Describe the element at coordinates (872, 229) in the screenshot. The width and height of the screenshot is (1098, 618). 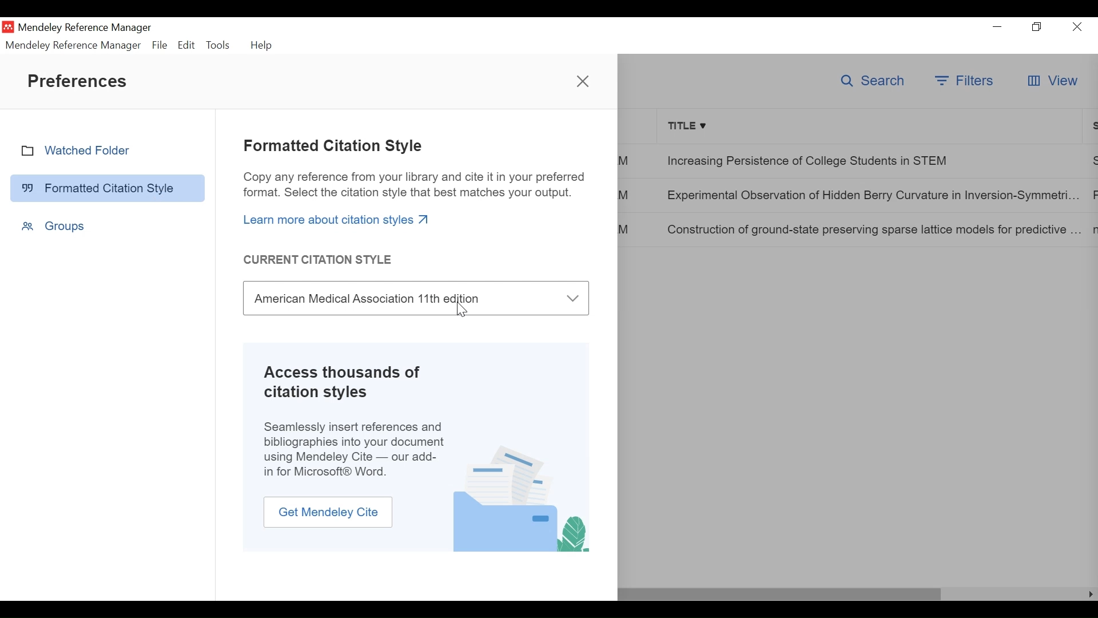
I see `Construction of ground-state preserving sparse lattice models for predictive` at that location.